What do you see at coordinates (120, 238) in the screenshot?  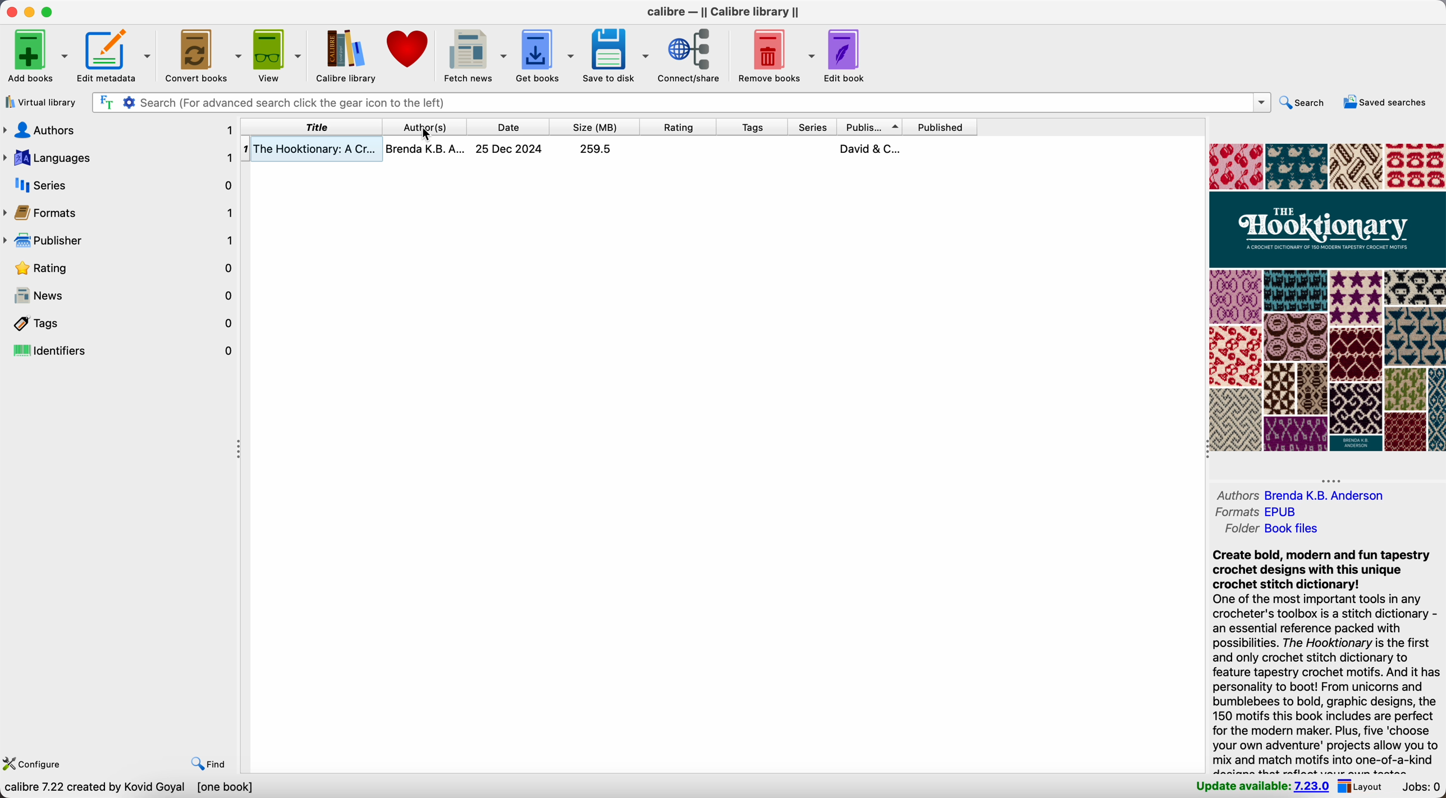 I see `publisher` at bounding box center [120, 238].